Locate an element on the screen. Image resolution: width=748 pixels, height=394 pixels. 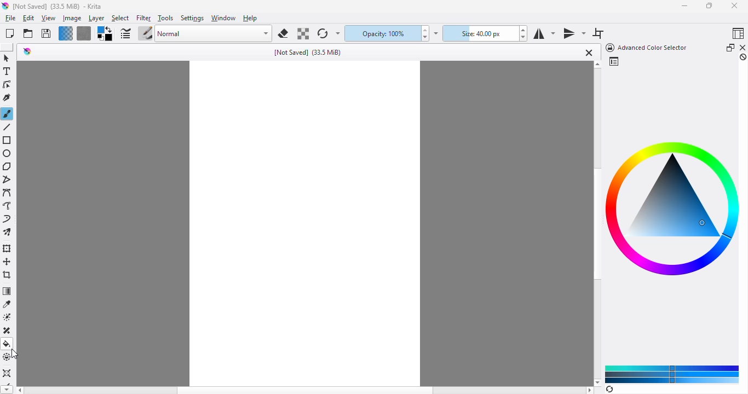
close is located at coordinates (588, 53).